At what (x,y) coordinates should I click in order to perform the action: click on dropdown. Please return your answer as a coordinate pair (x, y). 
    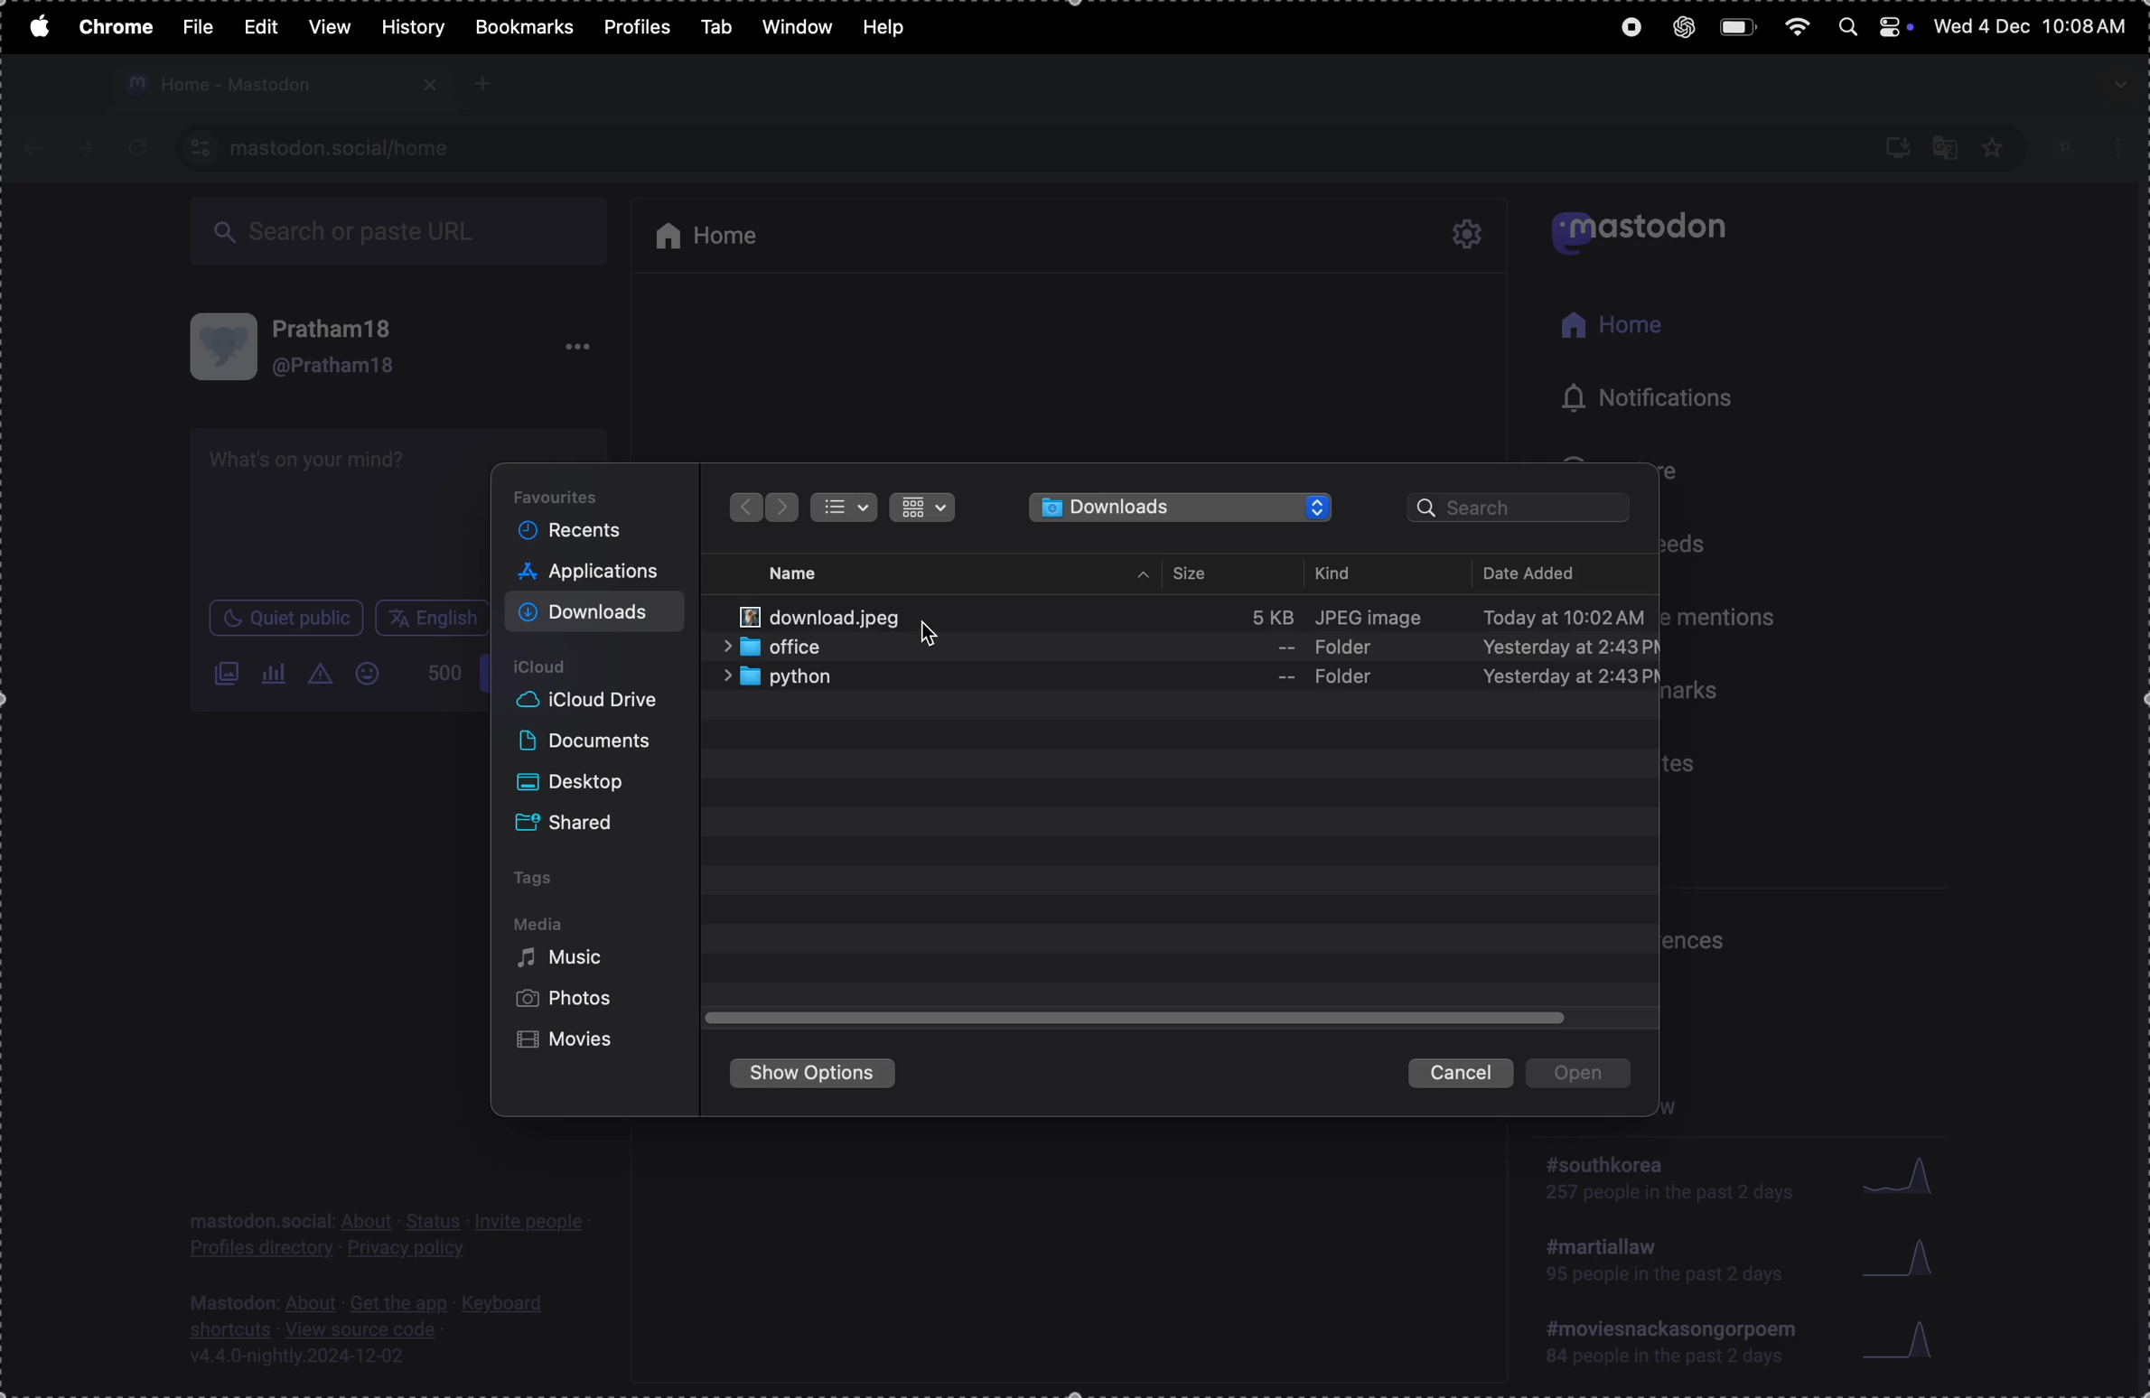
    Looking at the image, I should click on (2117, 85).